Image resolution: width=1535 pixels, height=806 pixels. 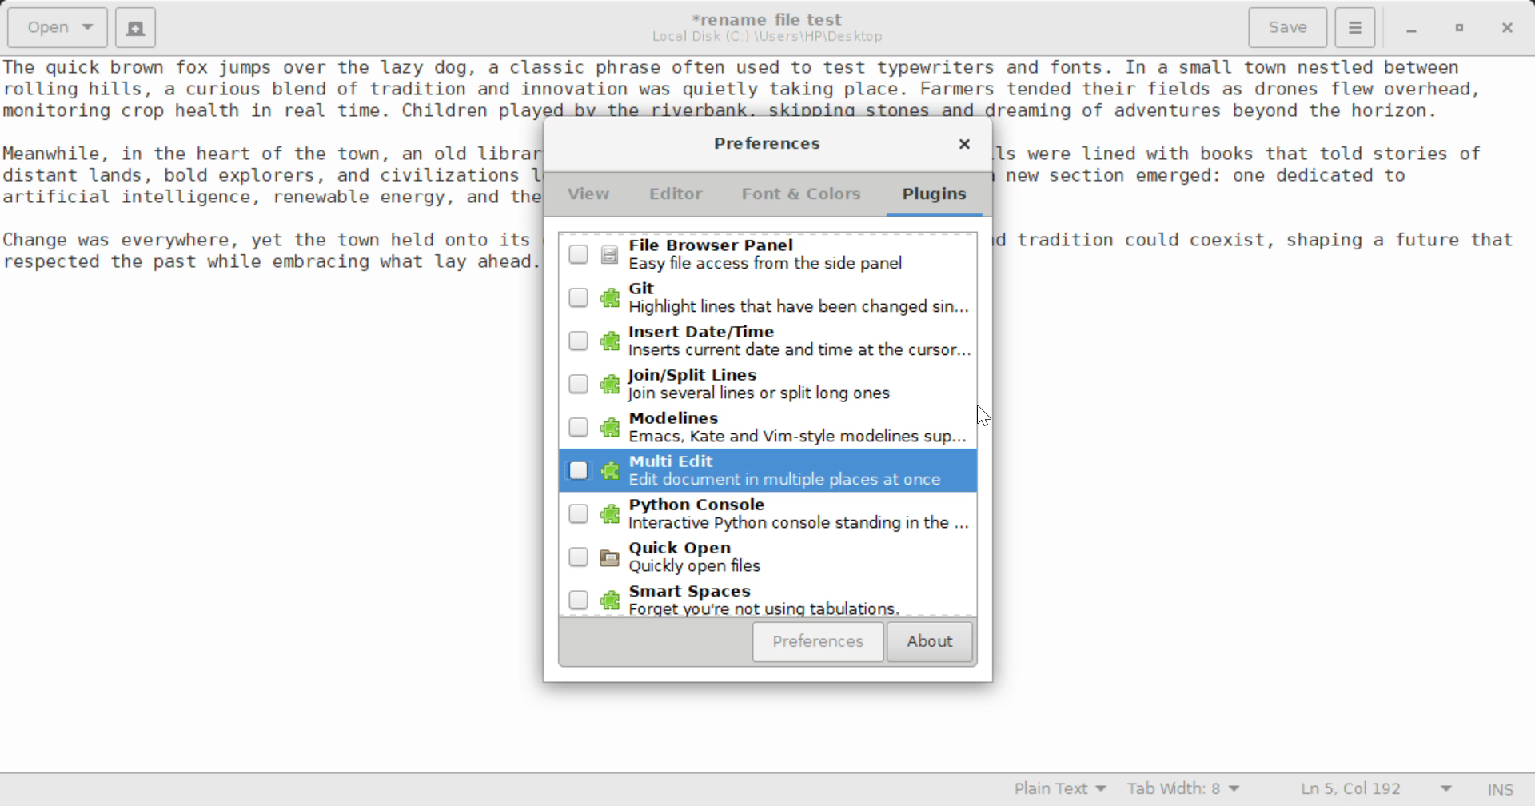 What do you see at coordinates (1186, 791) in the screenshot?
I see `Tab Width ` at bounding box center [1186, 791].